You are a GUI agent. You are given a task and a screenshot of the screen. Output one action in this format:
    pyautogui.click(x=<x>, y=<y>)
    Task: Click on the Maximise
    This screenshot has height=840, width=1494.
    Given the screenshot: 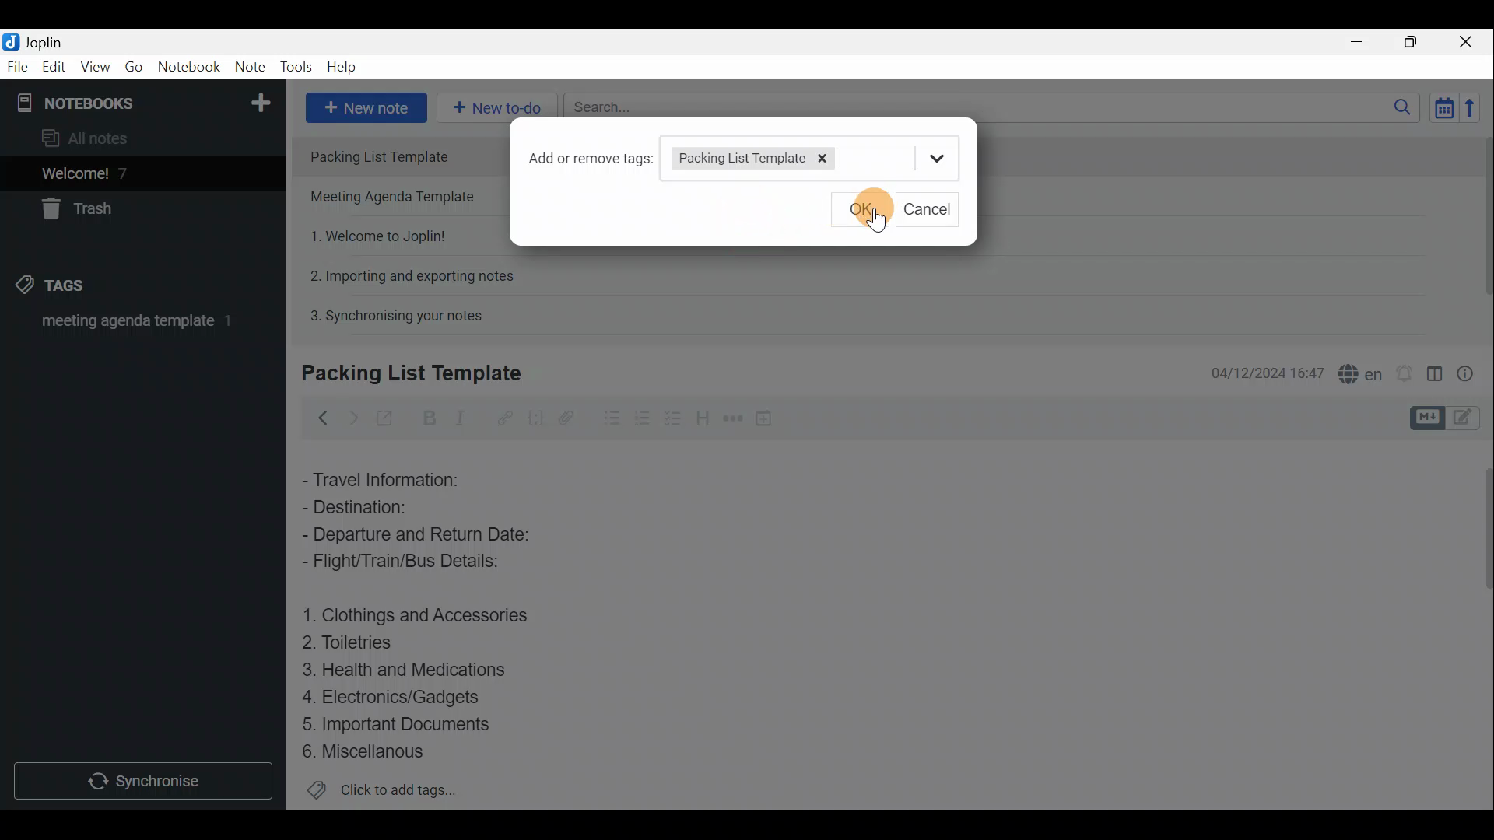 What is the action you would take?
    pyautogui.click(x=1416, y=42)
    